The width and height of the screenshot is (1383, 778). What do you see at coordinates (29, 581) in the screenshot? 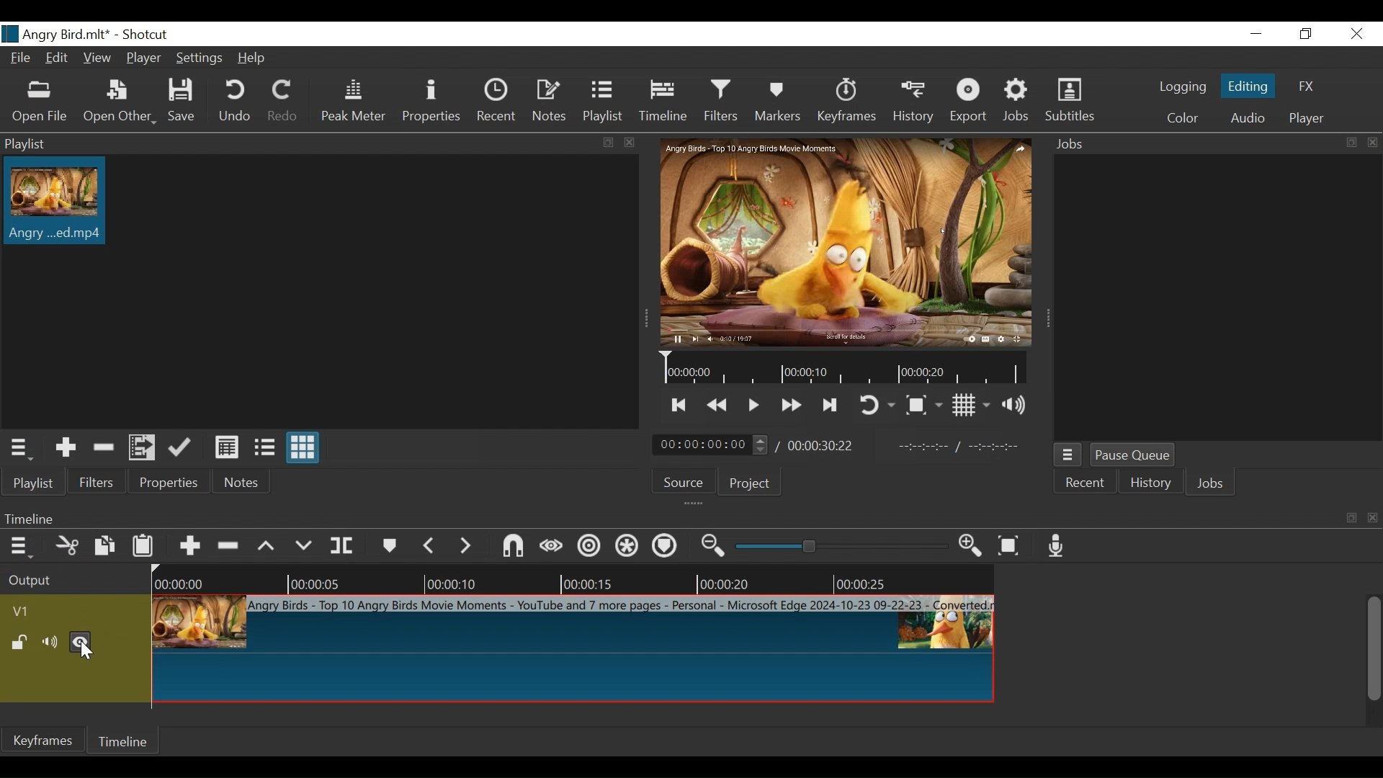
I see `Output` at bounding box center [29, 581].